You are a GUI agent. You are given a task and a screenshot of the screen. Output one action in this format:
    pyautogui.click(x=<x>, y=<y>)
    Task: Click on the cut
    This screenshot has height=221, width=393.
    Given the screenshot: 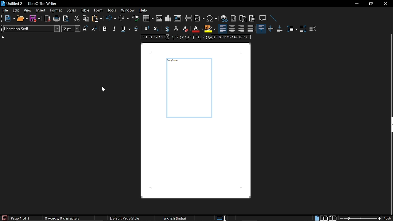 What is the action you would take?
    pyautogui.click(x=76, y=19)
    